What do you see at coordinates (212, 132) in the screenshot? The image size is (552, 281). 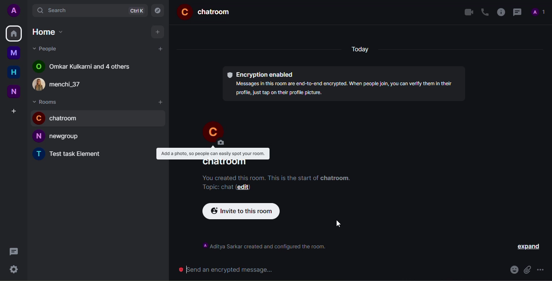 I see `profile pic` at bounding box center [212, 132].